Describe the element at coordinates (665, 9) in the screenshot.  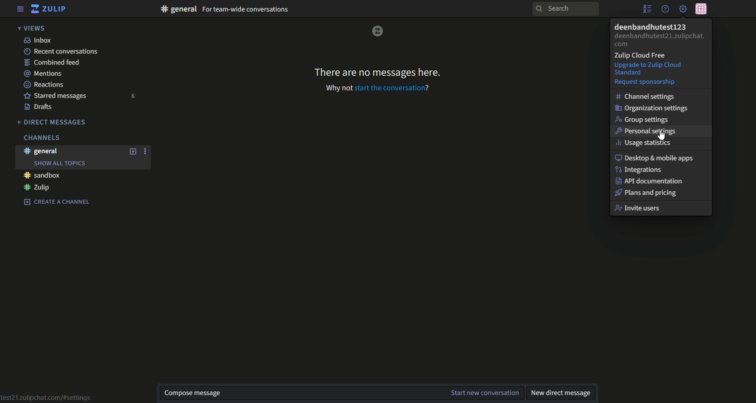
I see `help menu` at that location.